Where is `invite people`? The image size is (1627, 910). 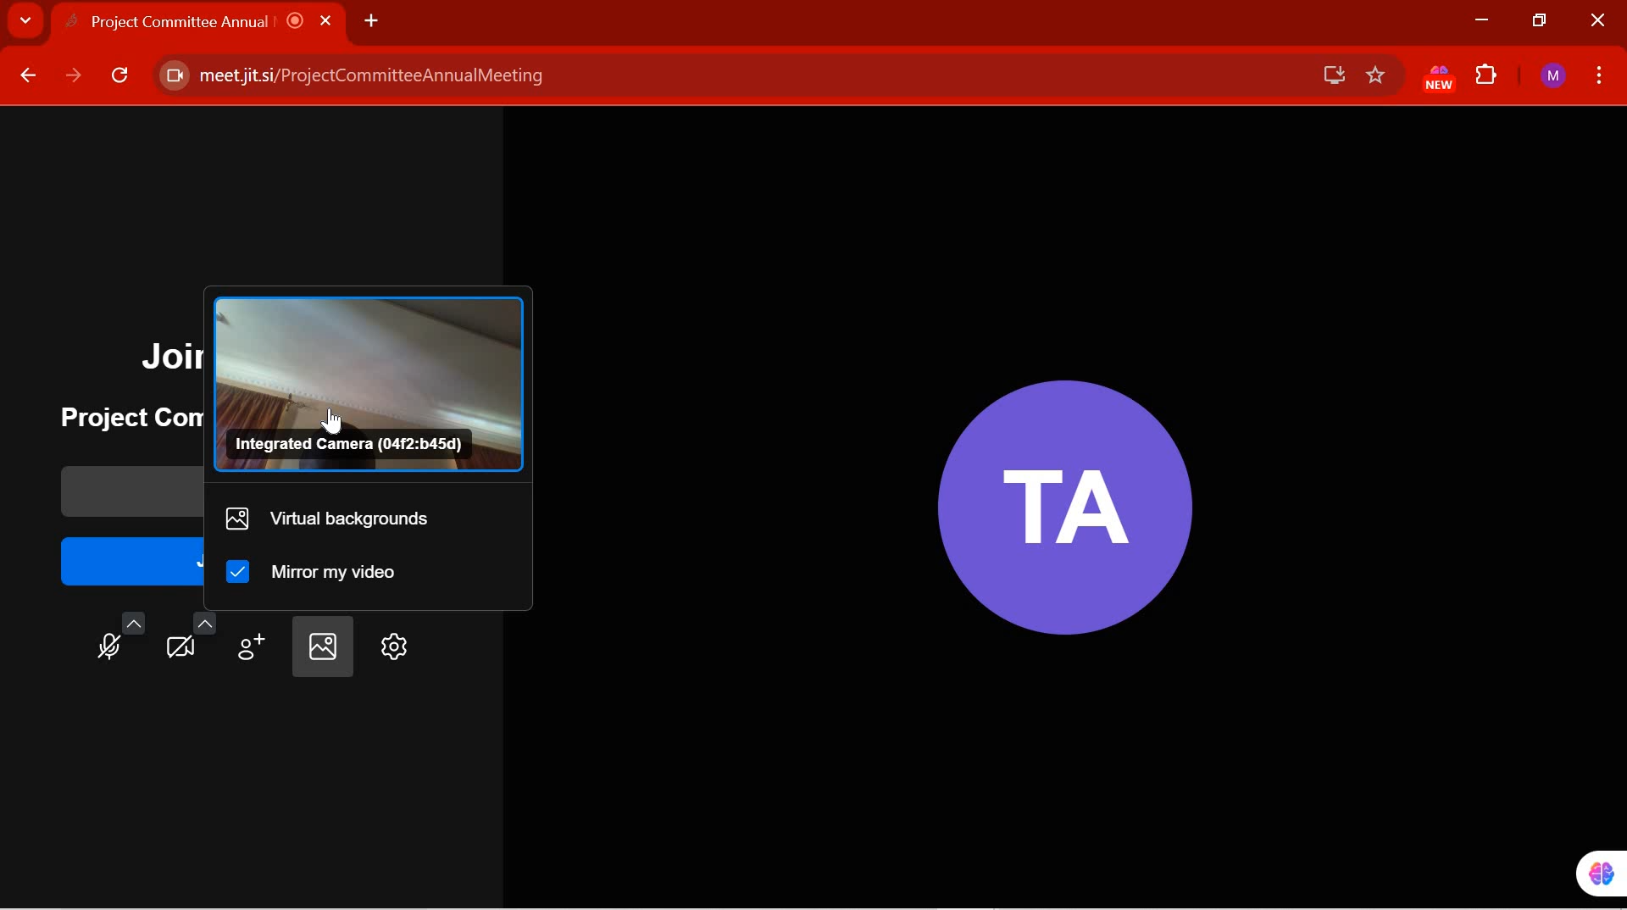 invite people is located at coordinates (254, 641).